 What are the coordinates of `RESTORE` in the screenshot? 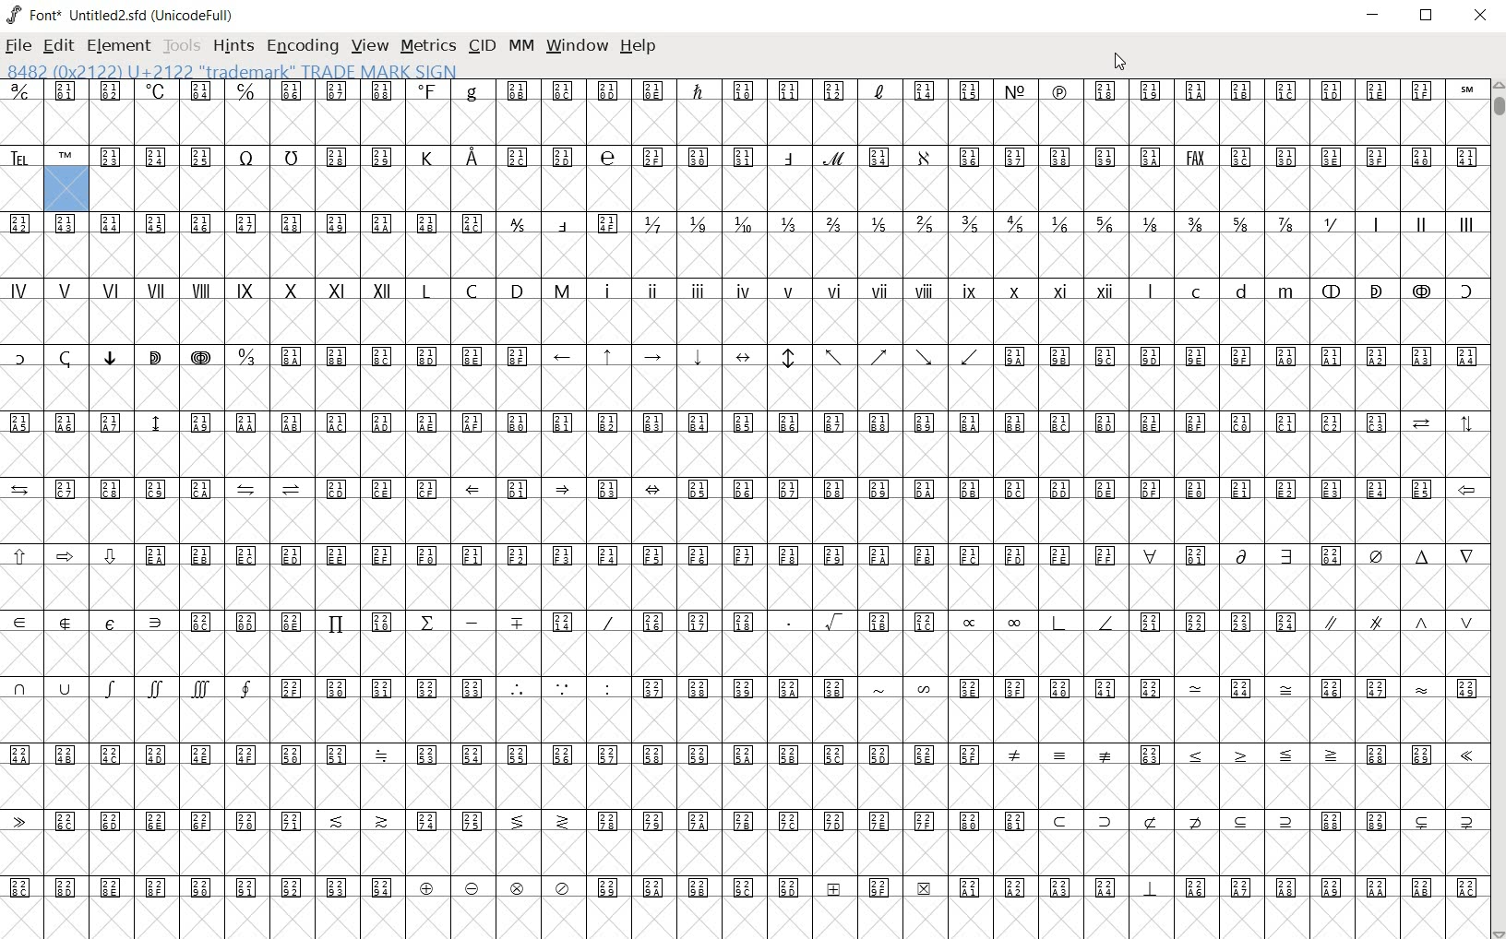 It's located at (1426, 18).